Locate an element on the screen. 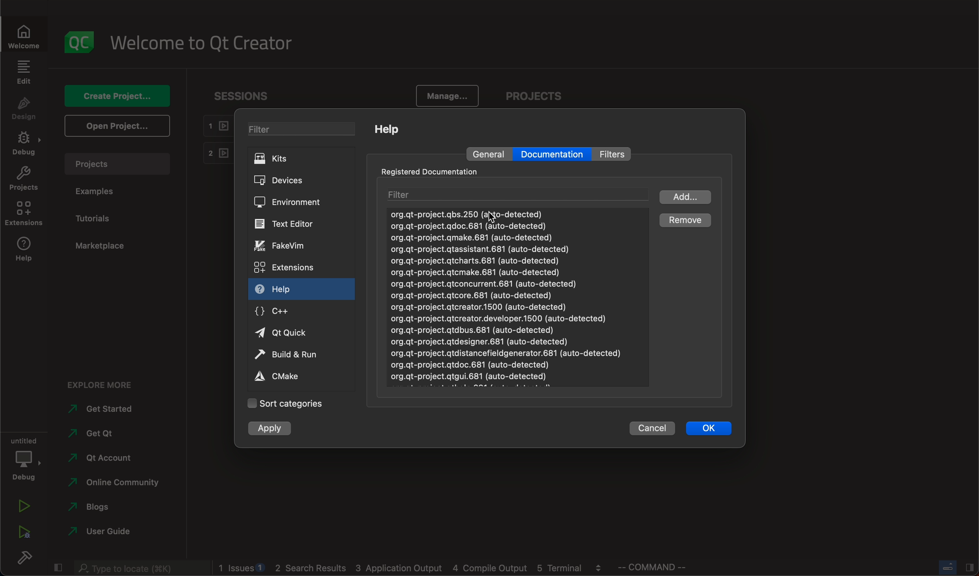  blogs is located at coordinates (101, 509).